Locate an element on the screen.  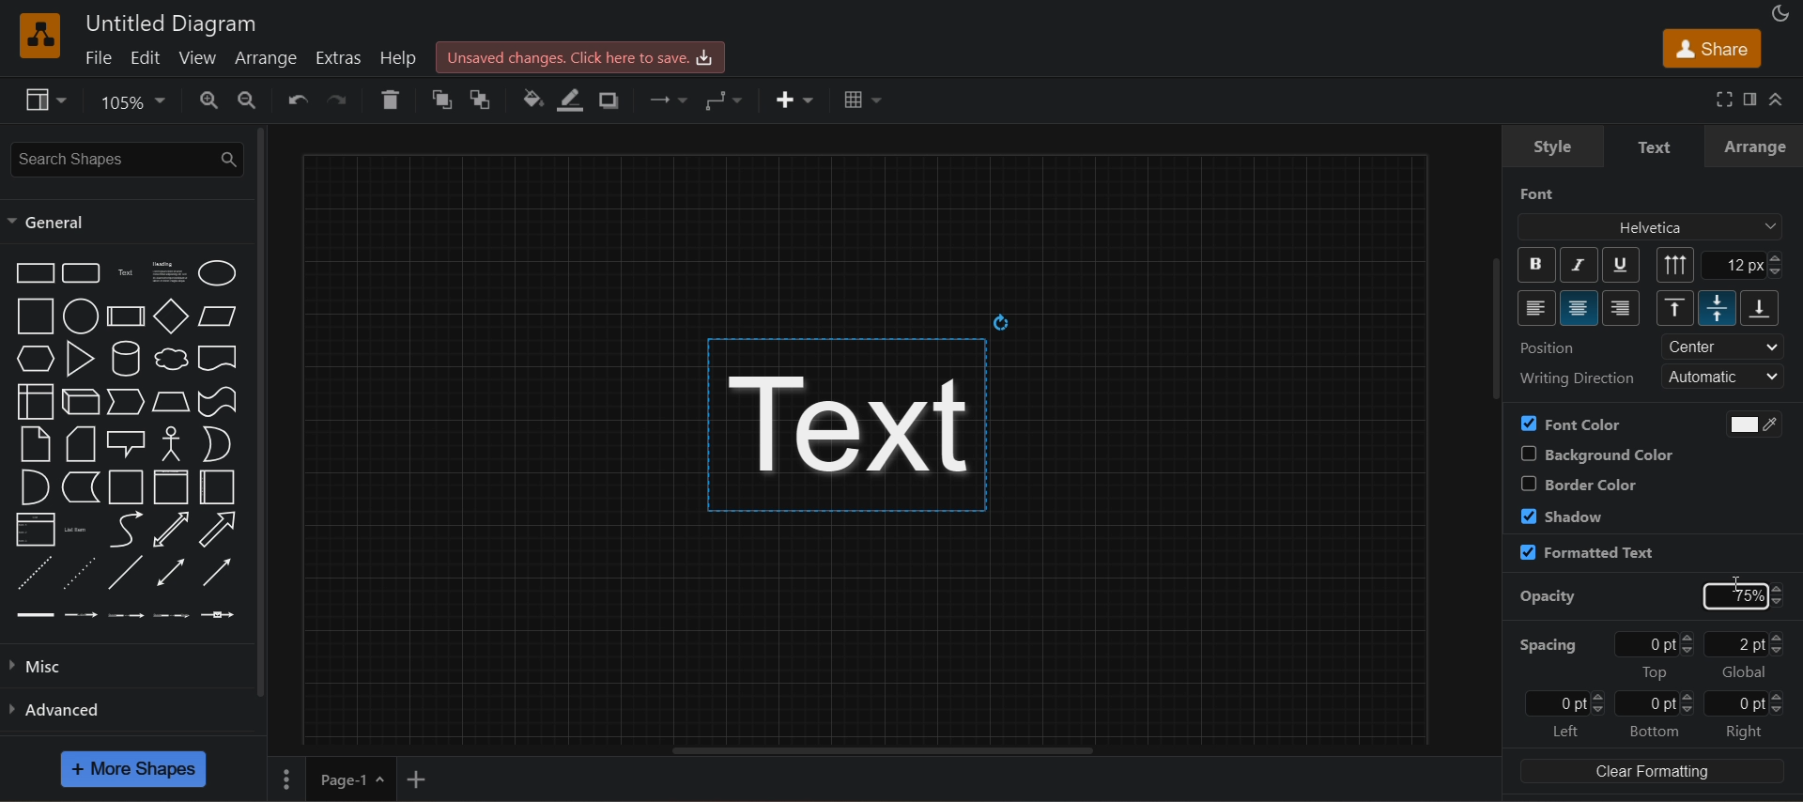
vertical scroll bar is located at coordinates (1500, 333).